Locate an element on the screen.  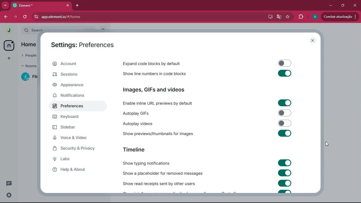
home is located at coordinates (8, 46).